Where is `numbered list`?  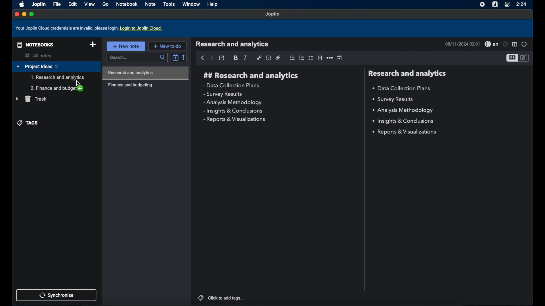
numbered list is located at coordinates (302, 58).